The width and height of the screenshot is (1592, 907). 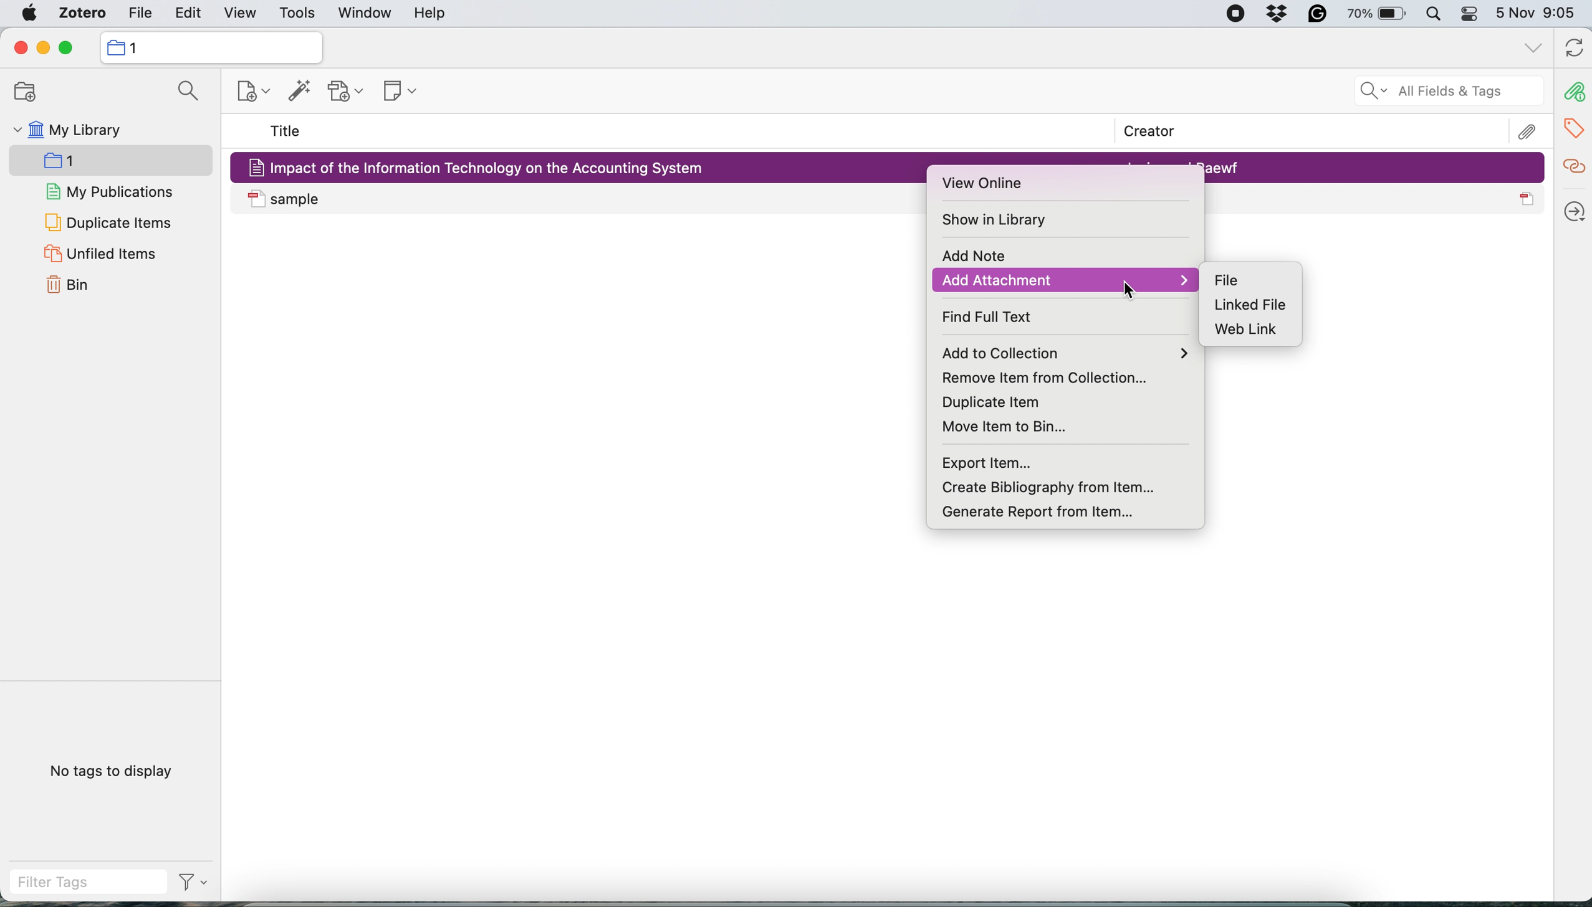 I want to click on title, so click(x=286, y=132).